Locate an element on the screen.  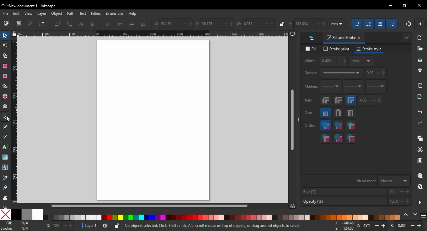
lower to bottom is located at coordinates (143, 24).